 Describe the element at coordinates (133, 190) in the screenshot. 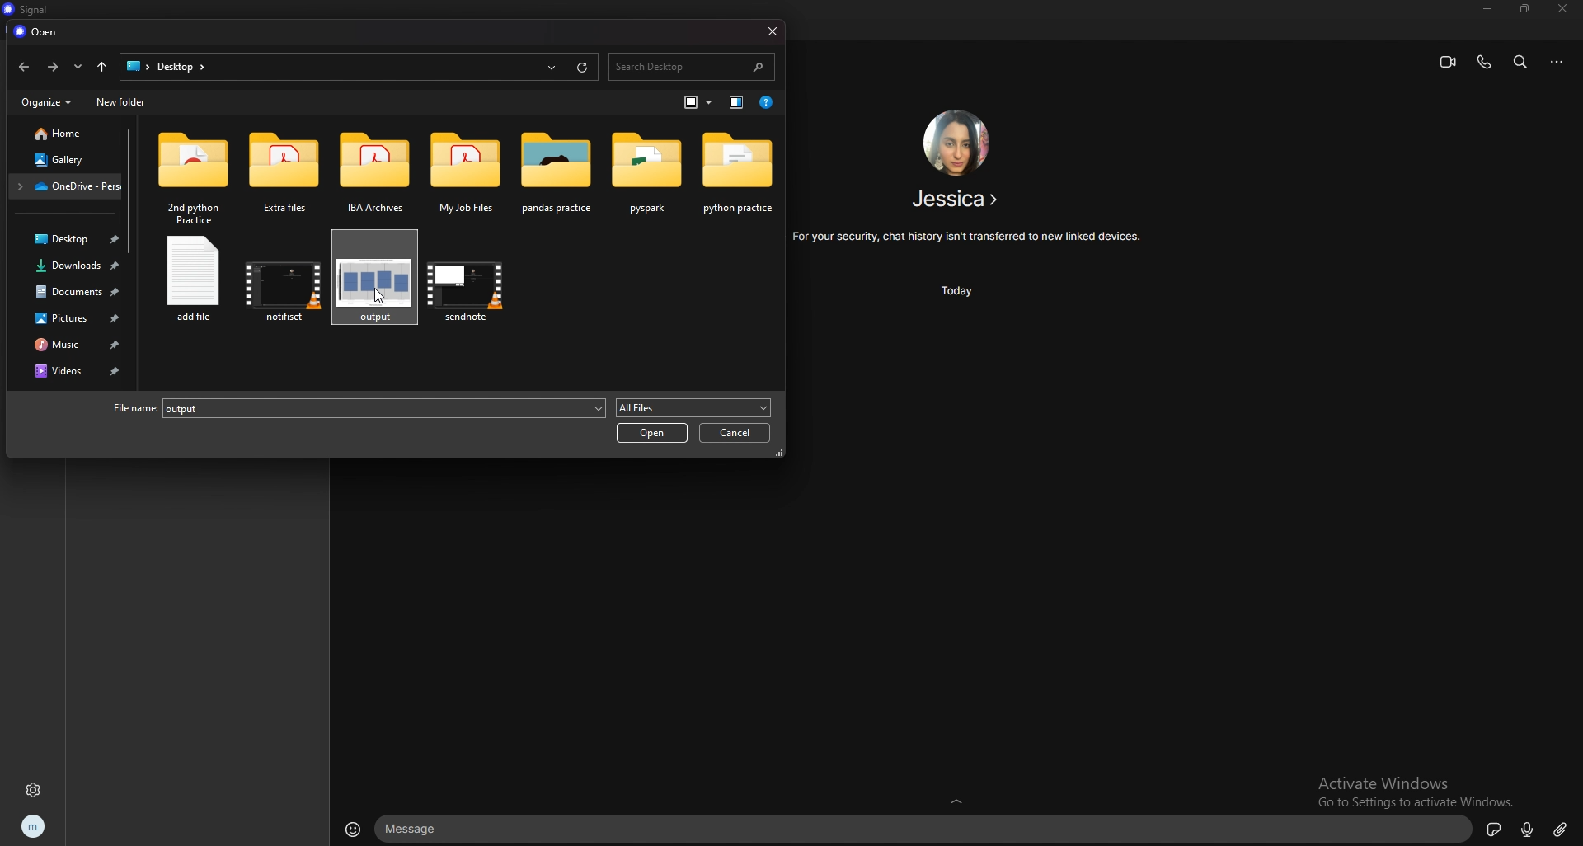

I see `scroll bar` at that location.